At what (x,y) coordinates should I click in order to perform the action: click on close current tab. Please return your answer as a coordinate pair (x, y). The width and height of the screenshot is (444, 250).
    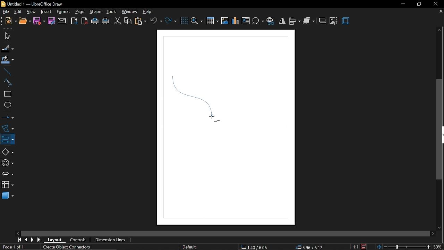
    Looking at the image, I should click on (441, 13).